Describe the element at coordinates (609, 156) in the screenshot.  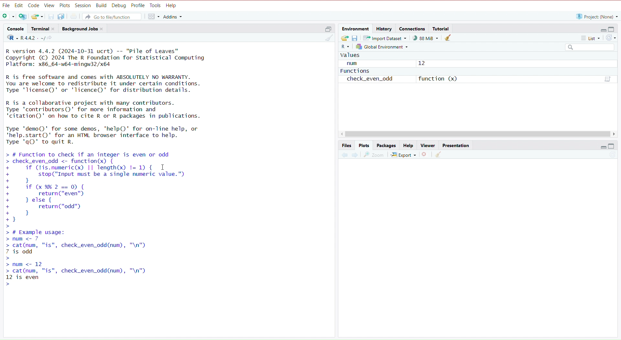
I see `refresh current plot` at that location.